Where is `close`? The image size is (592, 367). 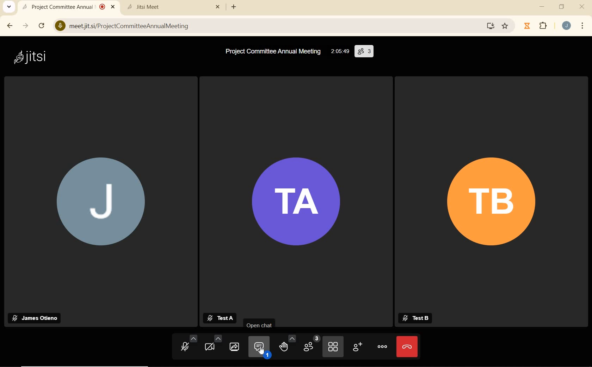
close is located at coordinates (582, 8).